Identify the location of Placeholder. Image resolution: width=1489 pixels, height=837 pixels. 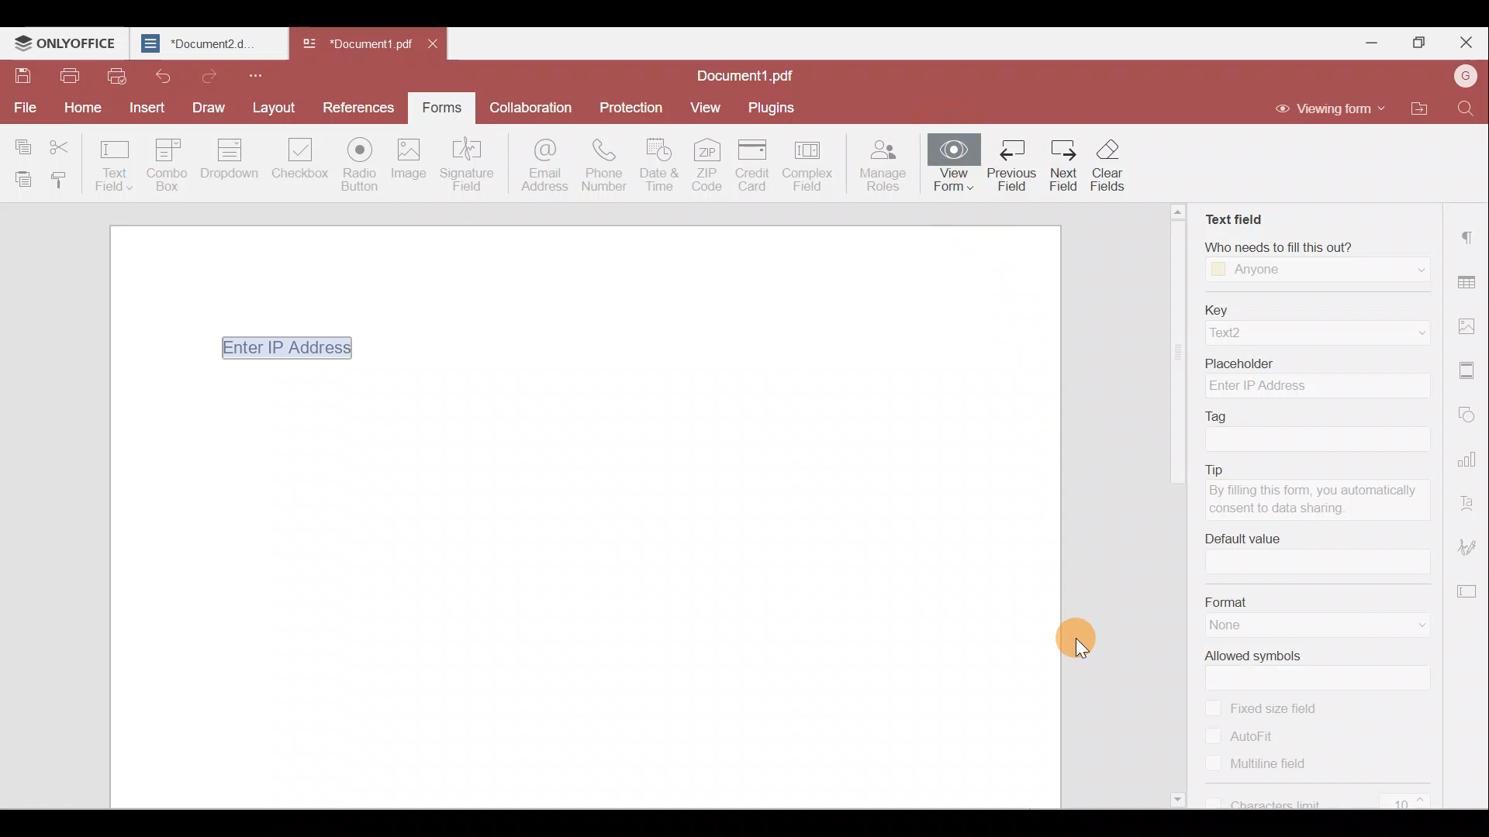
(1316, 360).